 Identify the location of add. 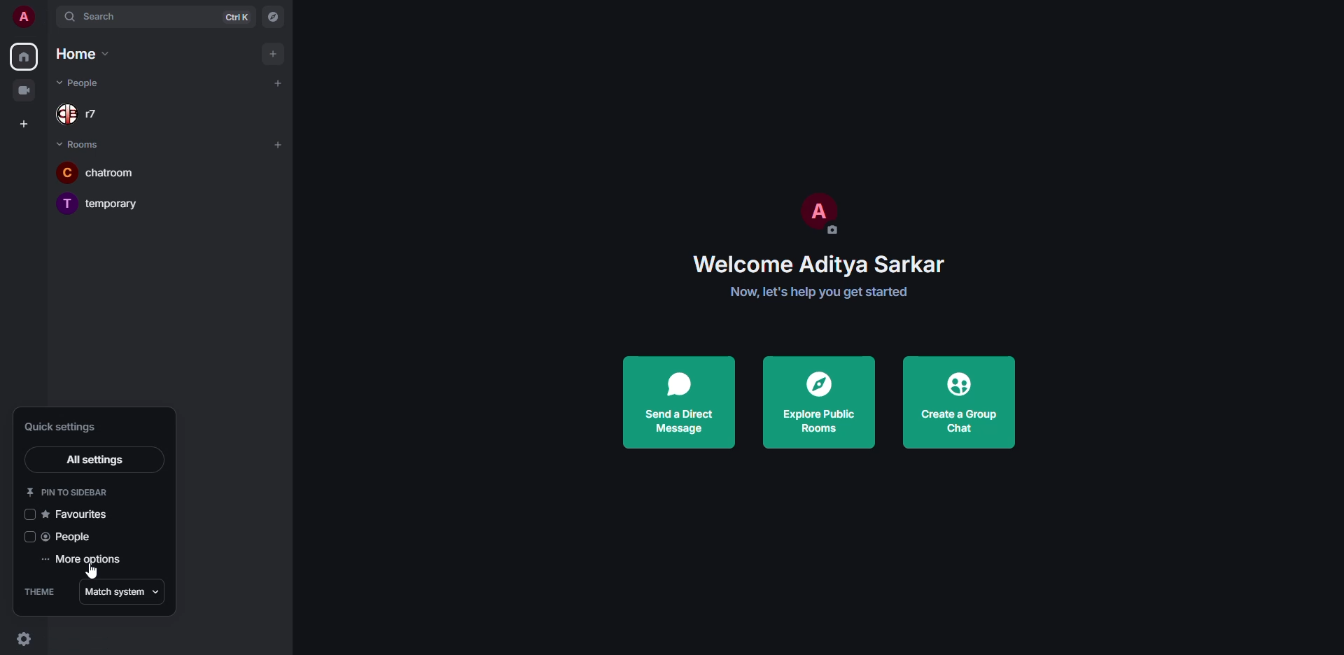
(278, 145).